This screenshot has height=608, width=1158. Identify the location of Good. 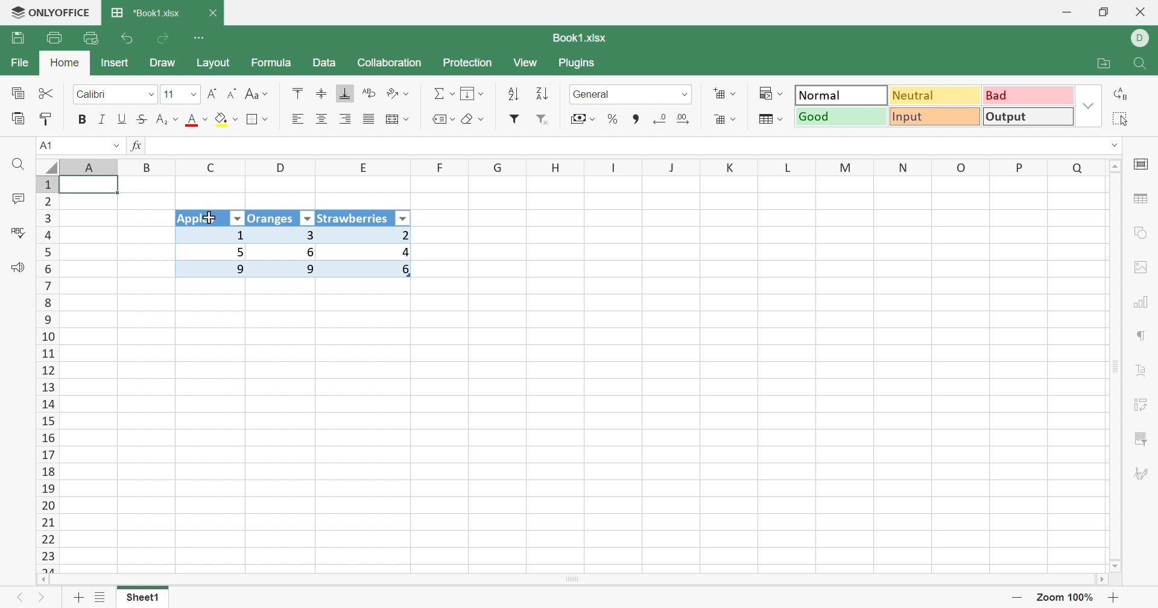
(842, 117).